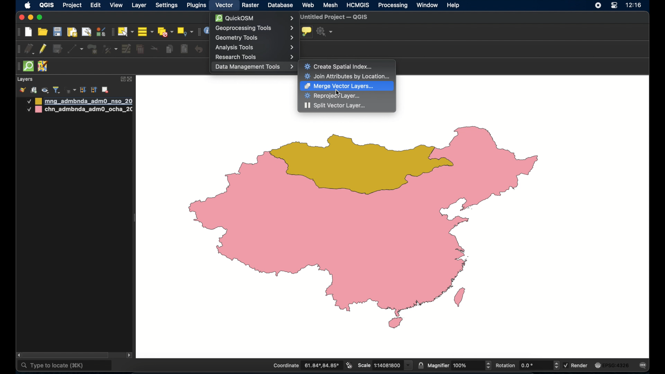 The image size is (665, 374). What do you see at coordinates (17, 32) in the screenshot?
I see `project toolbar` at bounding box center [17, 32].